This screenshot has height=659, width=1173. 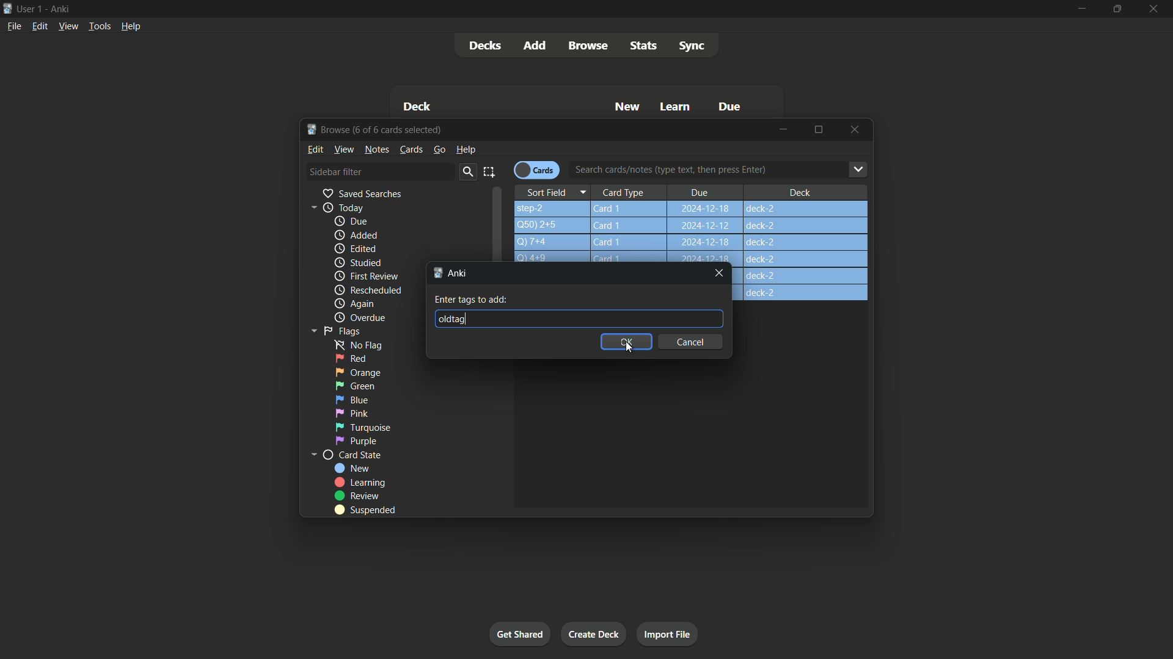 What do you see at coordinates (626, 348) in the screenshot?
I see `Cursor` at bounding box center [626, 348].